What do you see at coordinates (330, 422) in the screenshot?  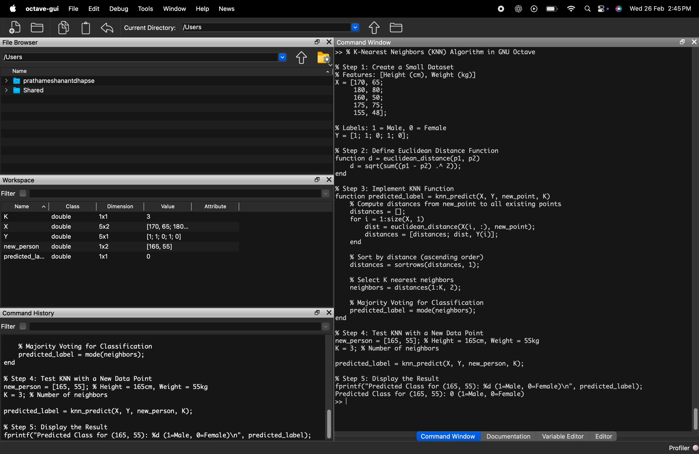 I see `scroll bar` at bounding box center [330, 422].